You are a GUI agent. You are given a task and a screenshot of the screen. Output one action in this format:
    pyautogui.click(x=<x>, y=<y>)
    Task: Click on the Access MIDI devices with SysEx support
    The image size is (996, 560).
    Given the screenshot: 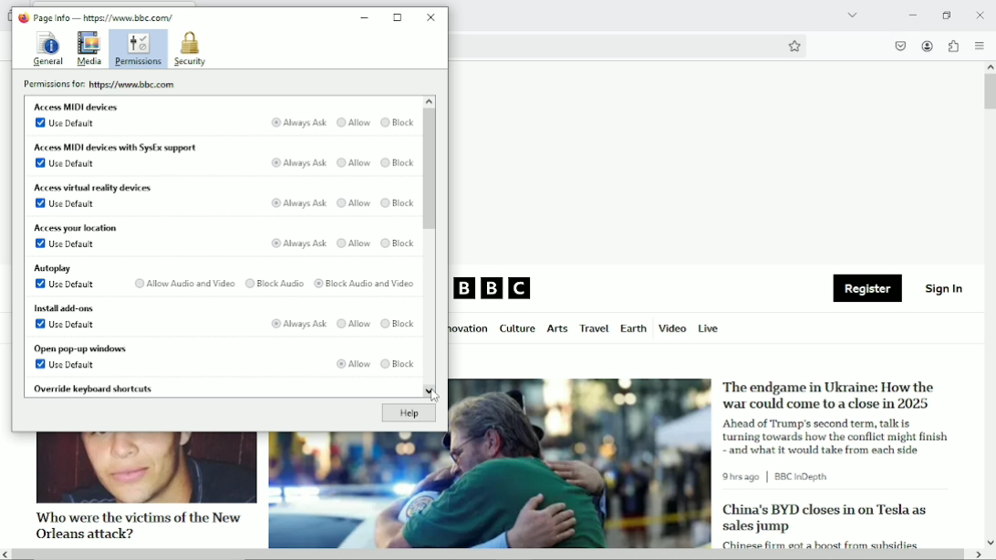 What is the action you would take?
    pyautogui.click(x=125, y=147)
    